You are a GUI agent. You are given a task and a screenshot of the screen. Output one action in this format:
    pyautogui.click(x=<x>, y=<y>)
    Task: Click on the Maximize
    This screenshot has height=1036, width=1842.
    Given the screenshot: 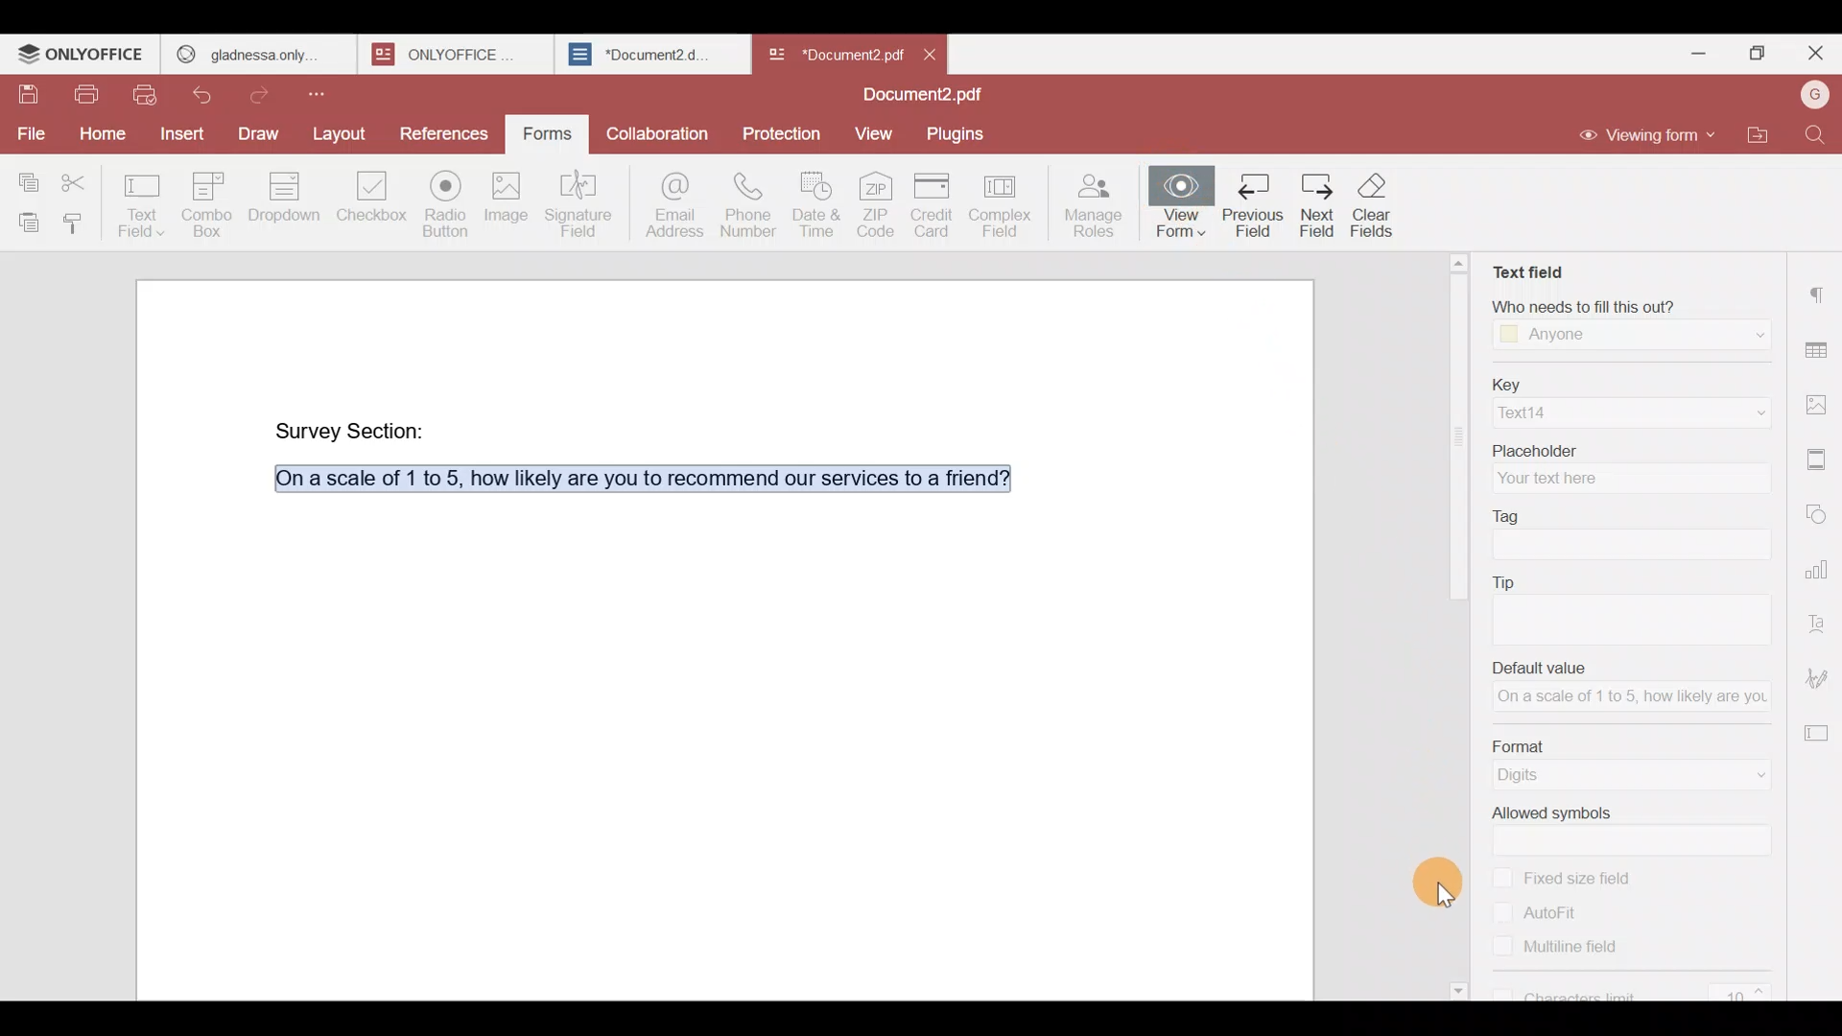 What is the action you would take?
    pyautogui.click(x=1761, y=54)
    